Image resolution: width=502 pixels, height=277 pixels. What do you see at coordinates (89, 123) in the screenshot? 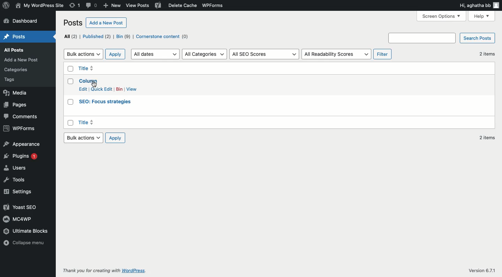
I see `Title` at bounding box center [89, 123].